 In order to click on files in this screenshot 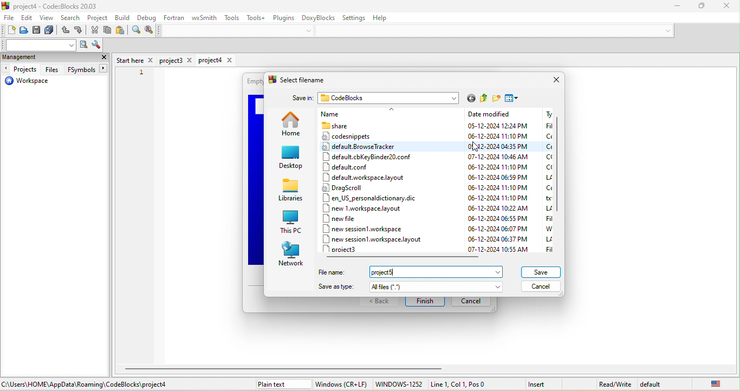, I will do `click(52, 69)`.